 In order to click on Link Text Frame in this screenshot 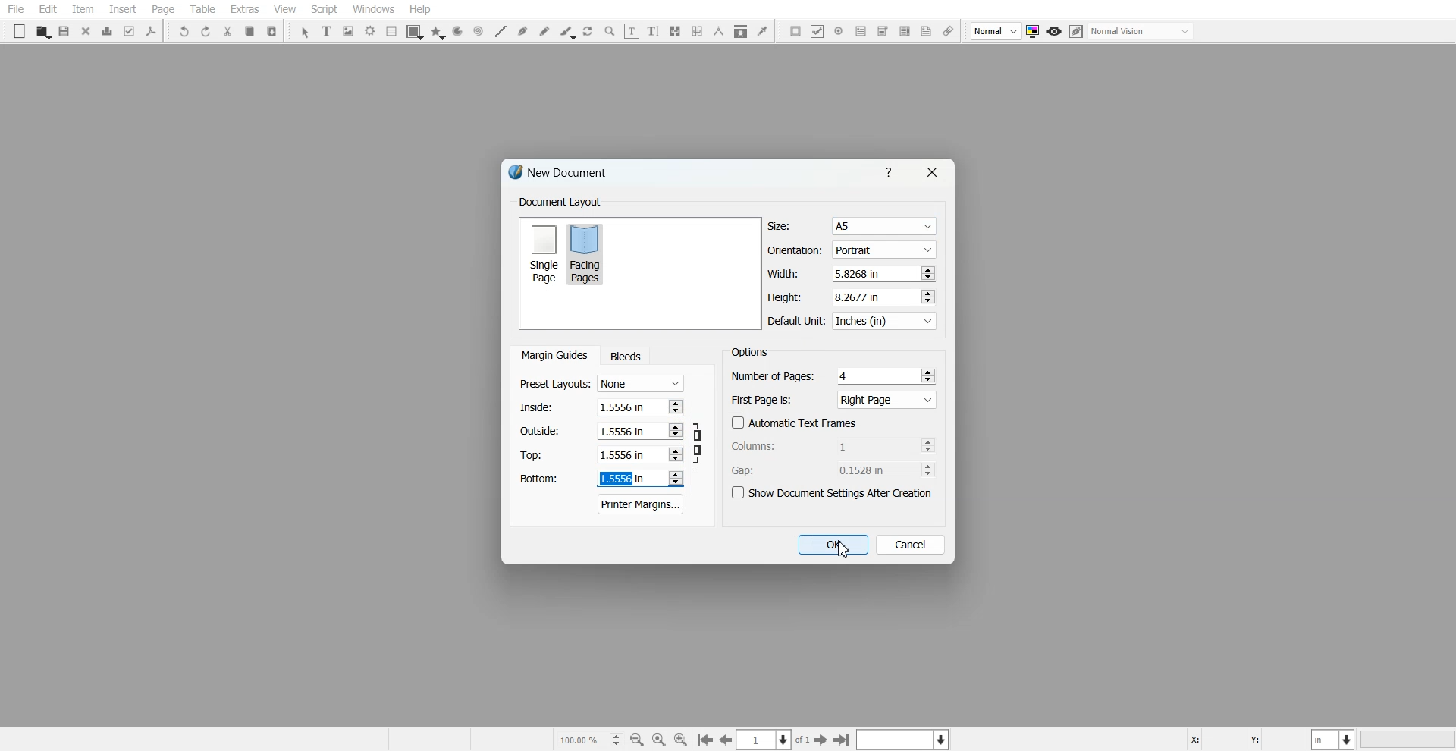, I will do `click(675, 31)`.